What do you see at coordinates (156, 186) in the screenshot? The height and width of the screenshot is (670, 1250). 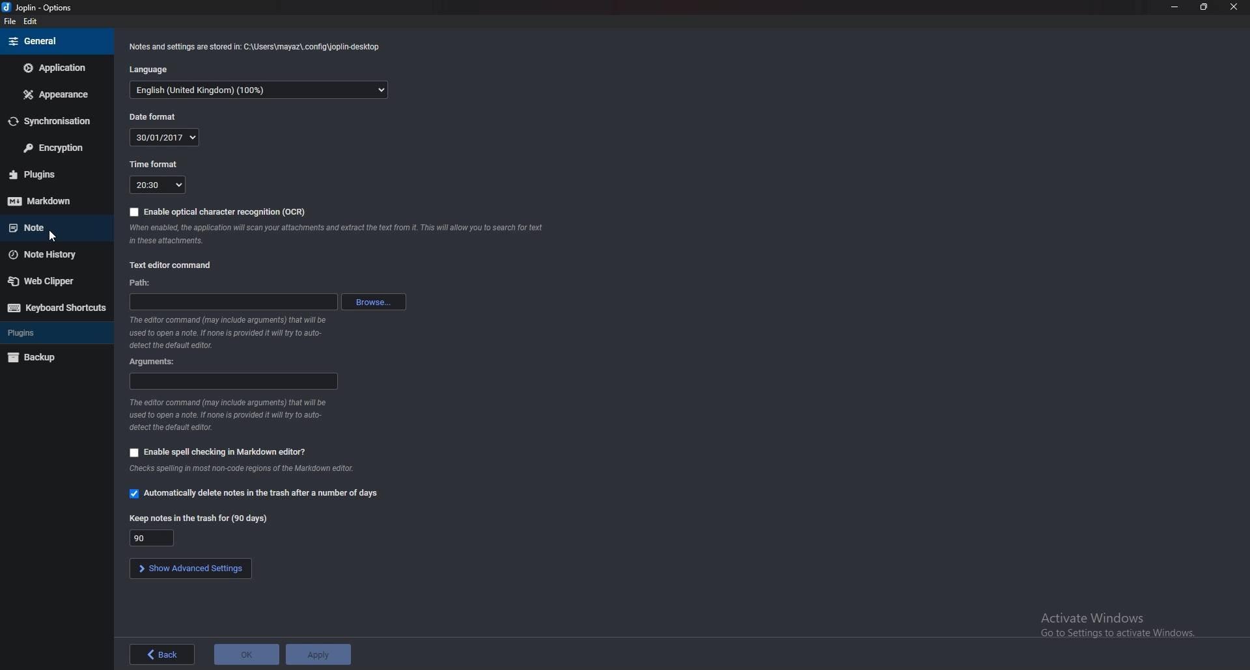 I see `Time format` at bounding box center [156, 186].